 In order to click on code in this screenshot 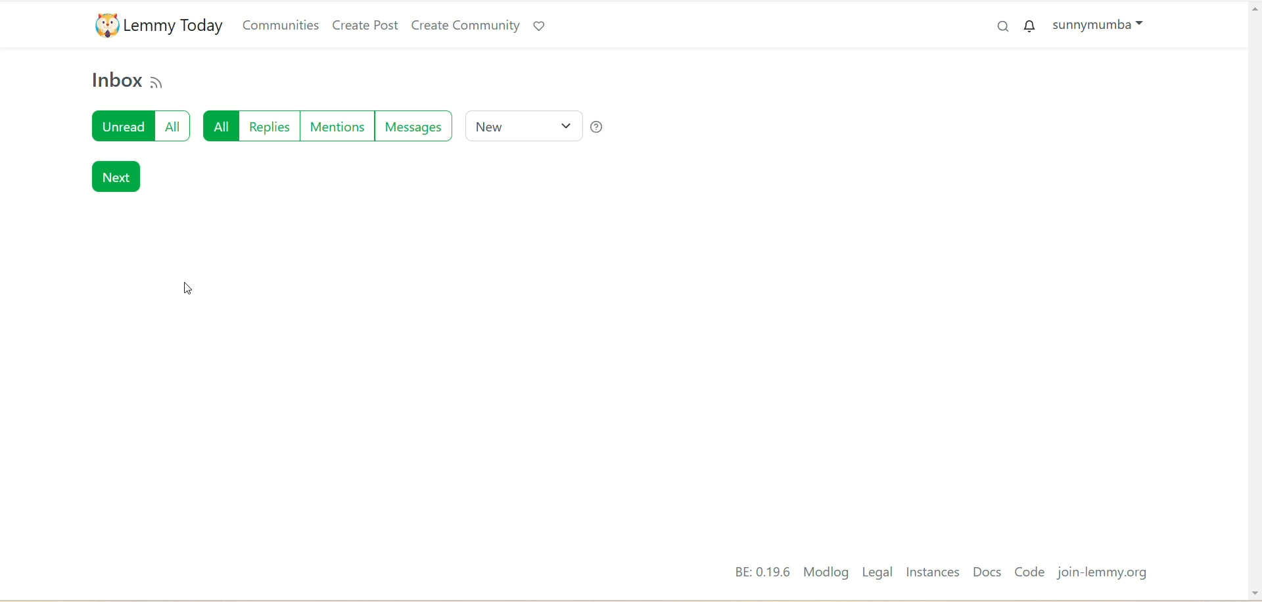, I will do `click(1033, 573)`.